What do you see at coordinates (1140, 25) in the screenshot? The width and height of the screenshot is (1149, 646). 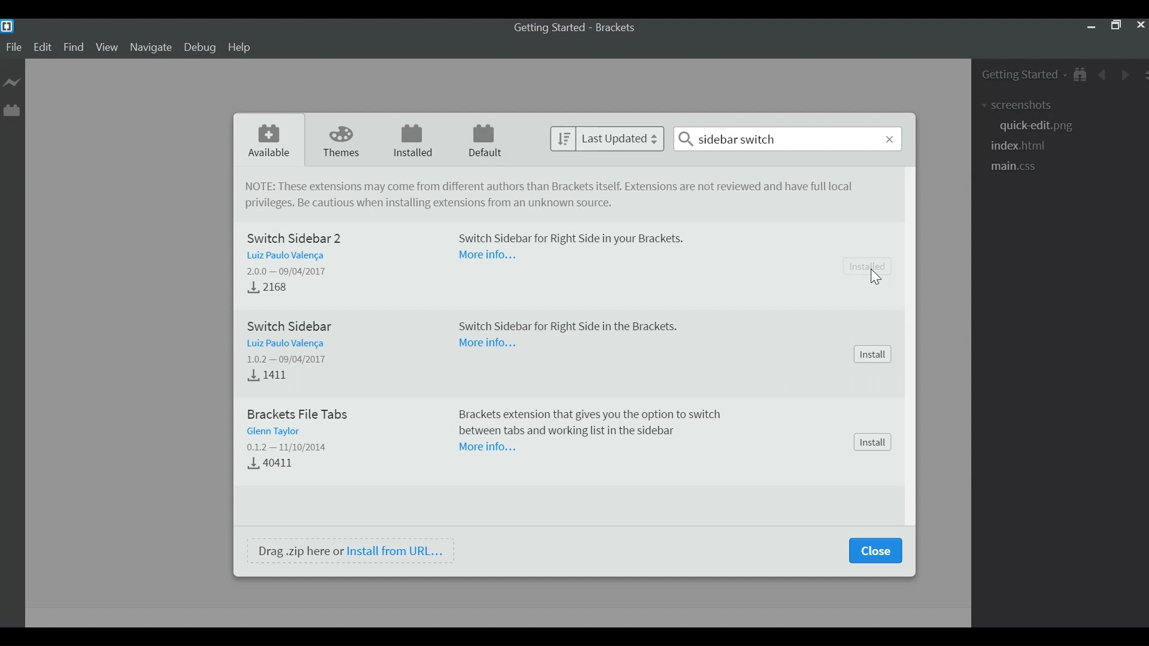 I see `Close` at bounding box center [1140, 25].